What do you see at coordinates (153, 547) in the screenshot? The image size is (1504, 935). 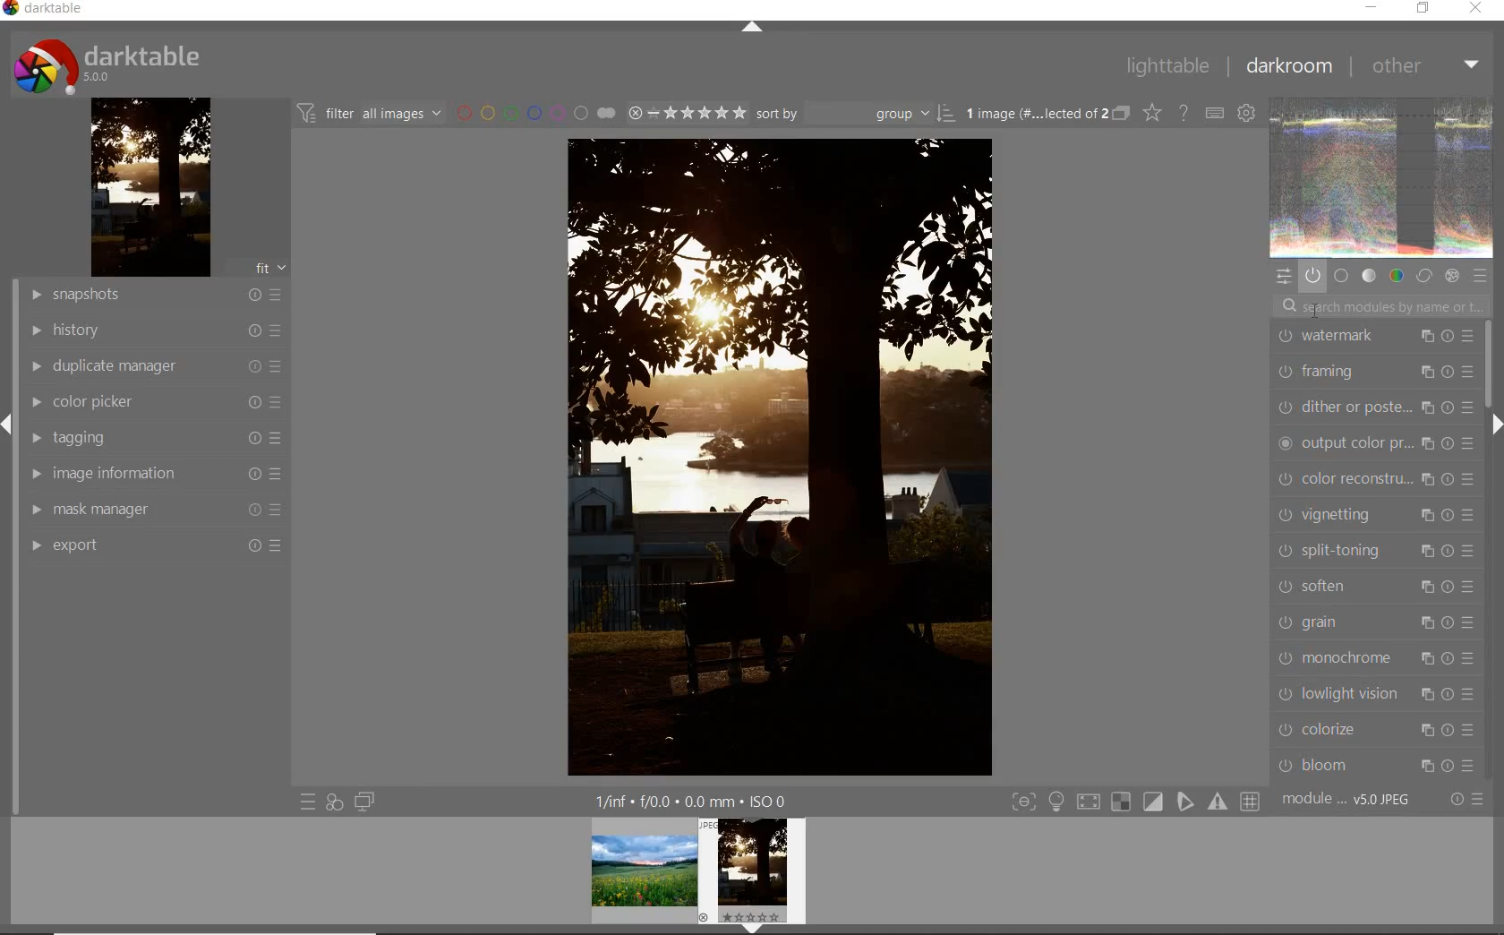 I see `export` at bounding box center [153, 547].